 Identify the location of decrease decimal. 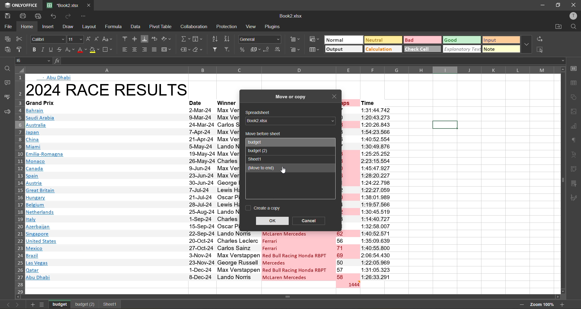
(268, 50).